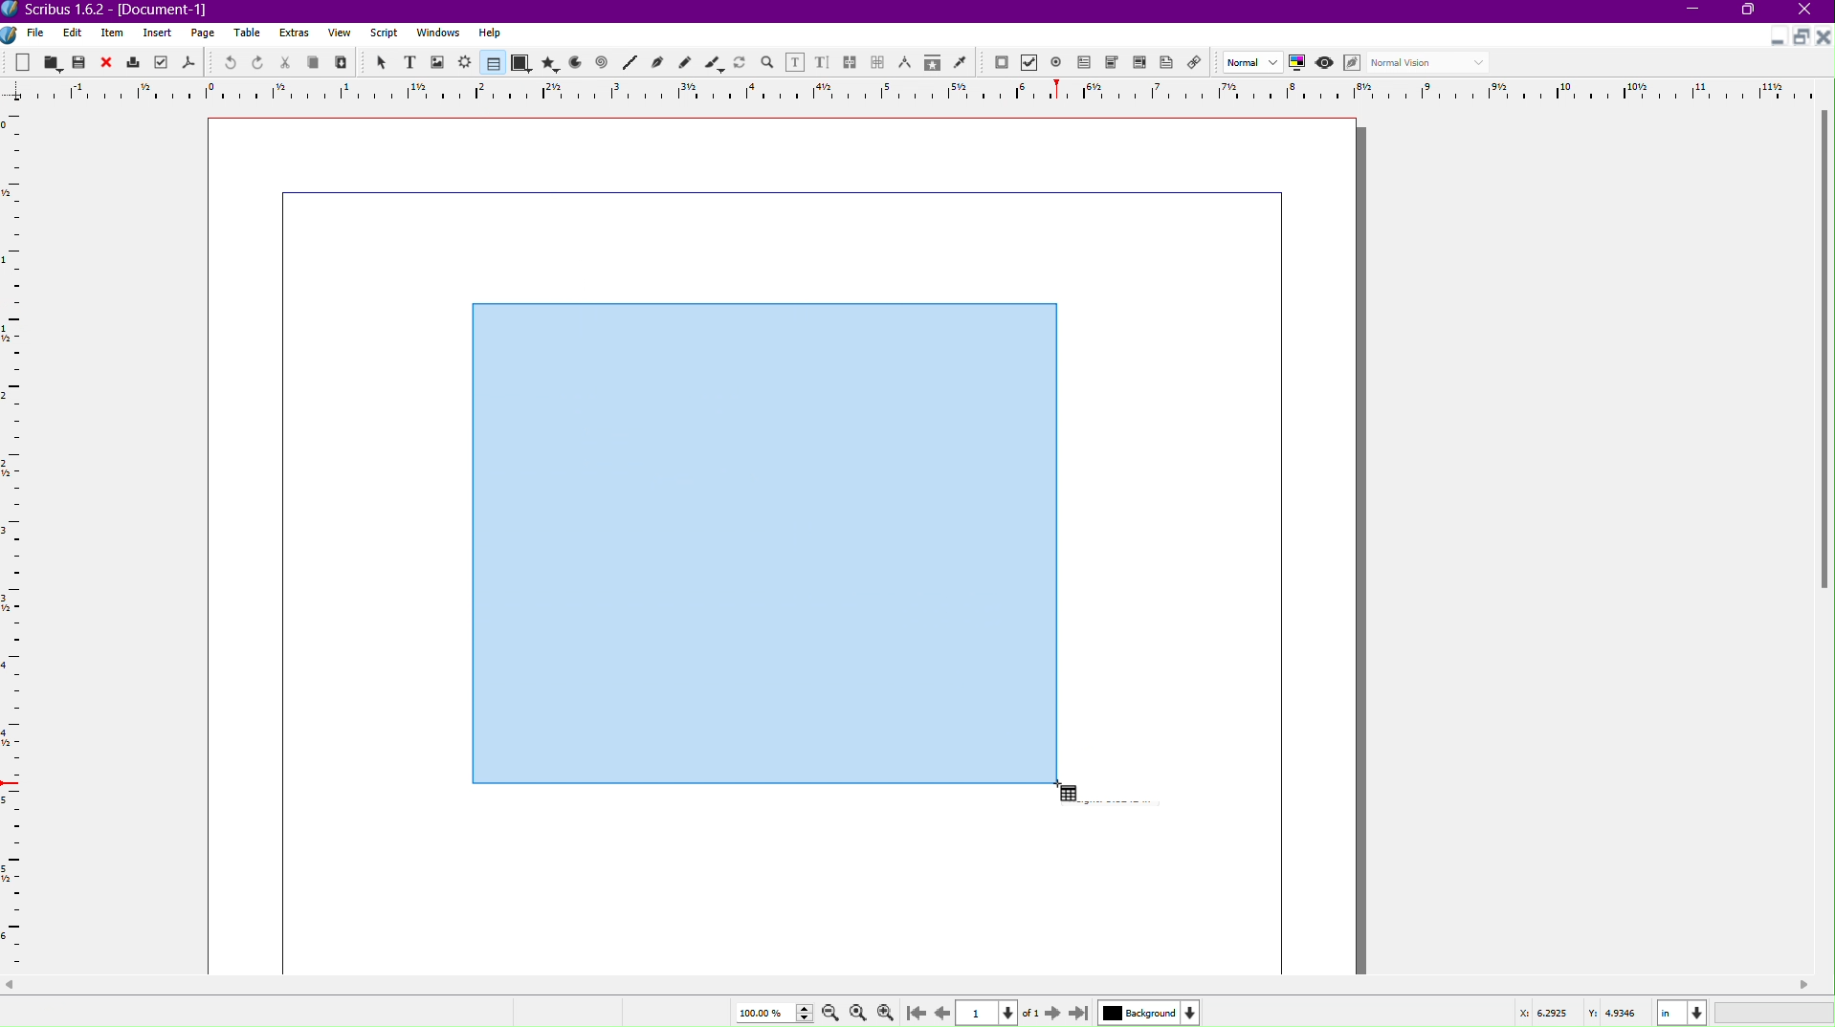  What do you see at coordinates (466, 62) in the screenshot?
I see `Render Frame` at bounding box center [466, 62].